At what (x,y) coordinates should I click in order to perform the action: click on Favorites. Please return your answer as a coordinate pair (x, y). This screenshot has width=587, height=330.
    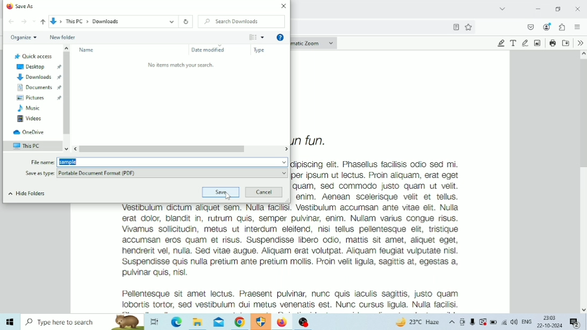
    Looking at the image, I should click on (469, 27).